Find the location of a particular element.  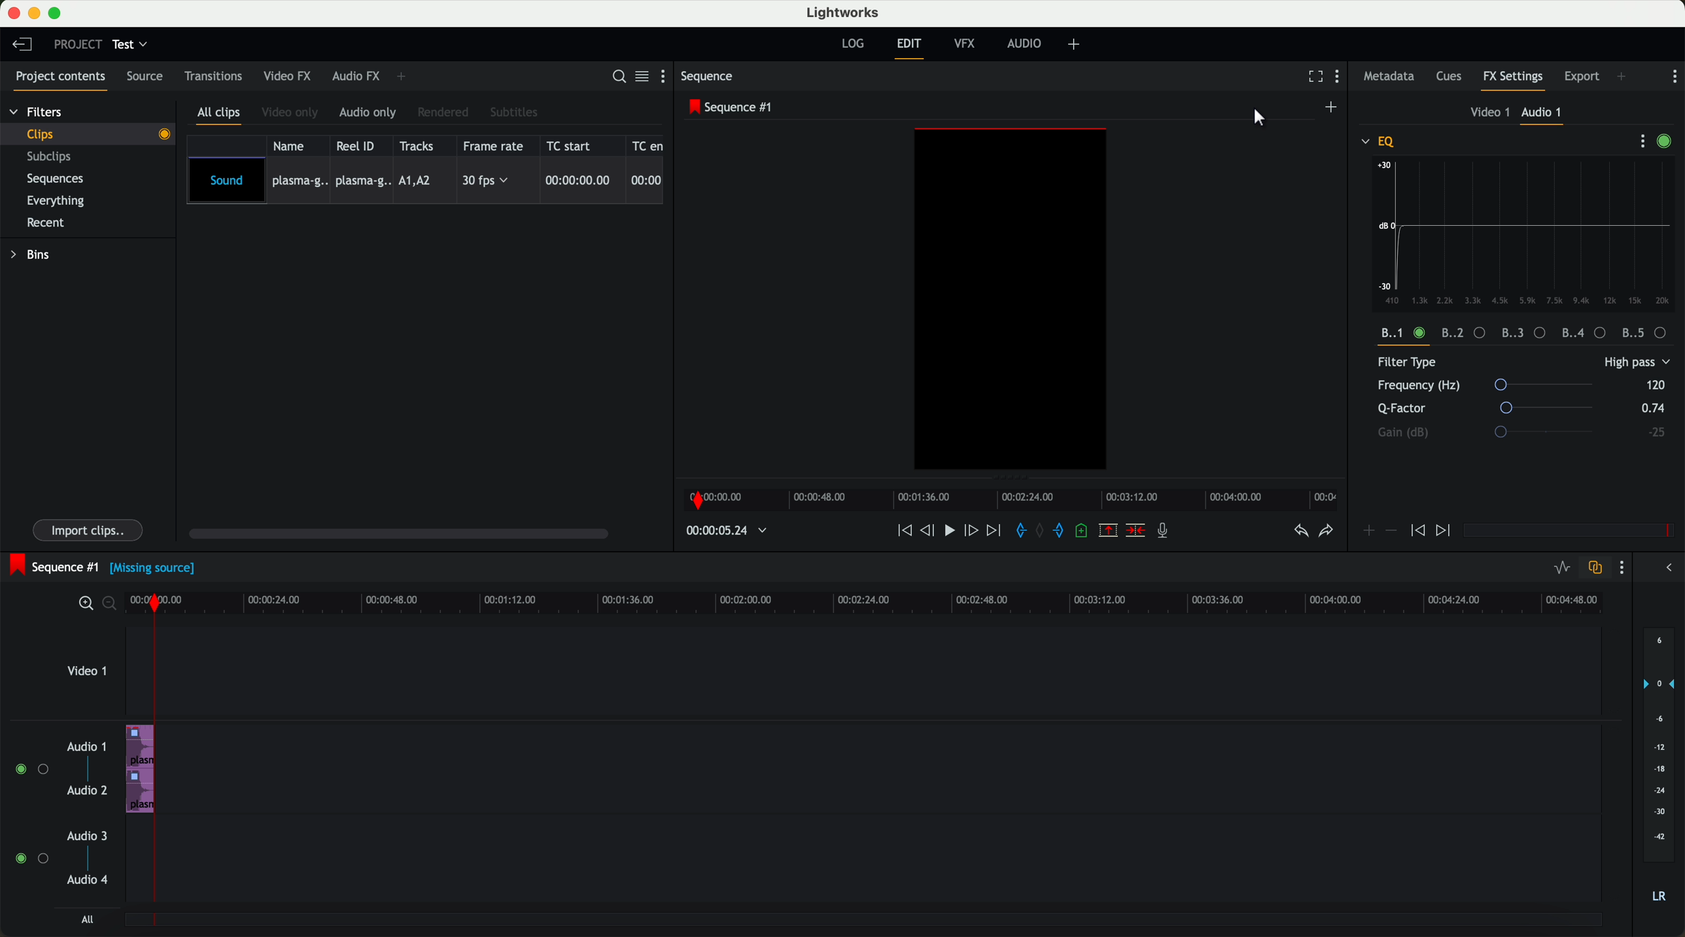

undo is located at coordinates (1299, 535).